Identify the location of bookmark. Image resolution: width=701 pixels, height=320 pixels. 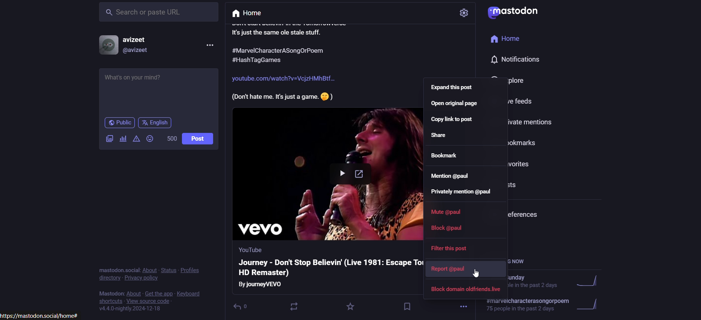
(449, 157).